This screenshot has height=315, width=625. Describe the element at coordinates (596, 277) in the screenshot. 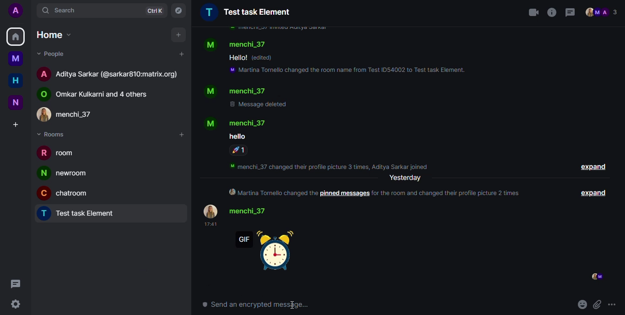

I see `seen` at that location.